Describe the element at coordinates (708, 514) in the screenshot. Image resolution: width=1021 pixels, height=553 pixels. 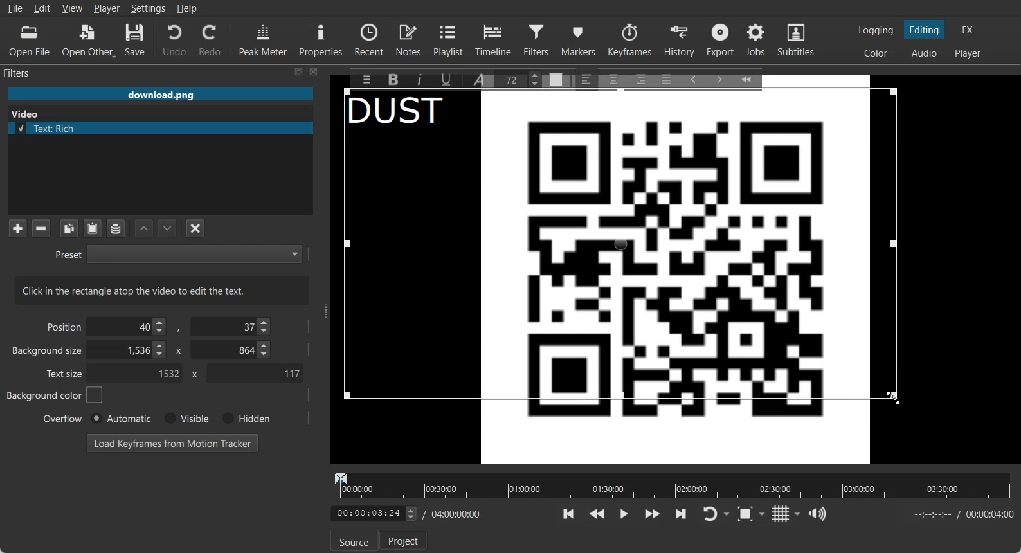
I see `Toggle player lopping` at that location.